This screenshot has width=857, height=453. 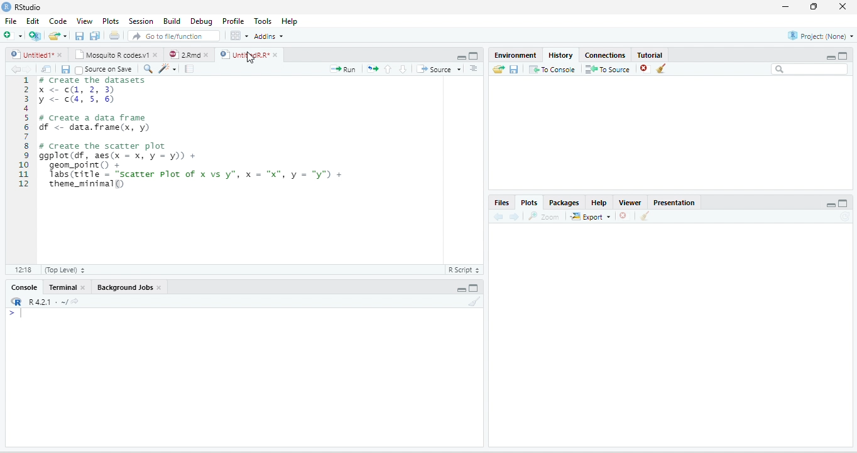 I want to click on cursor, so click(x=251, y=57).